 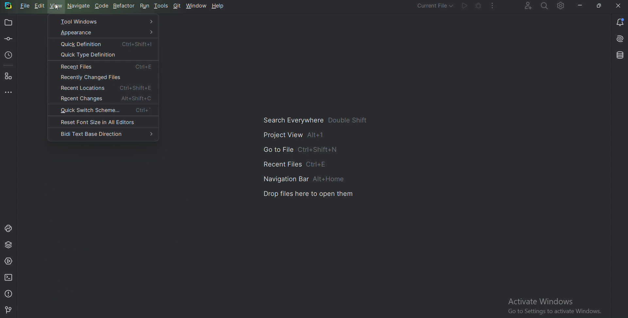 I want to click on Recently changed files, so click(x=103, y=77).